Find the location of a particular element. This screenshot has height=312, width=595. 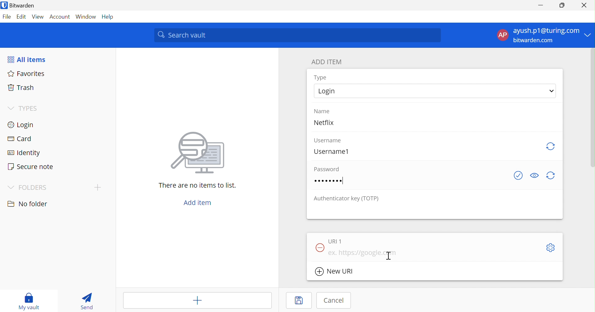

Drop down is located at coordinates (588, 34).